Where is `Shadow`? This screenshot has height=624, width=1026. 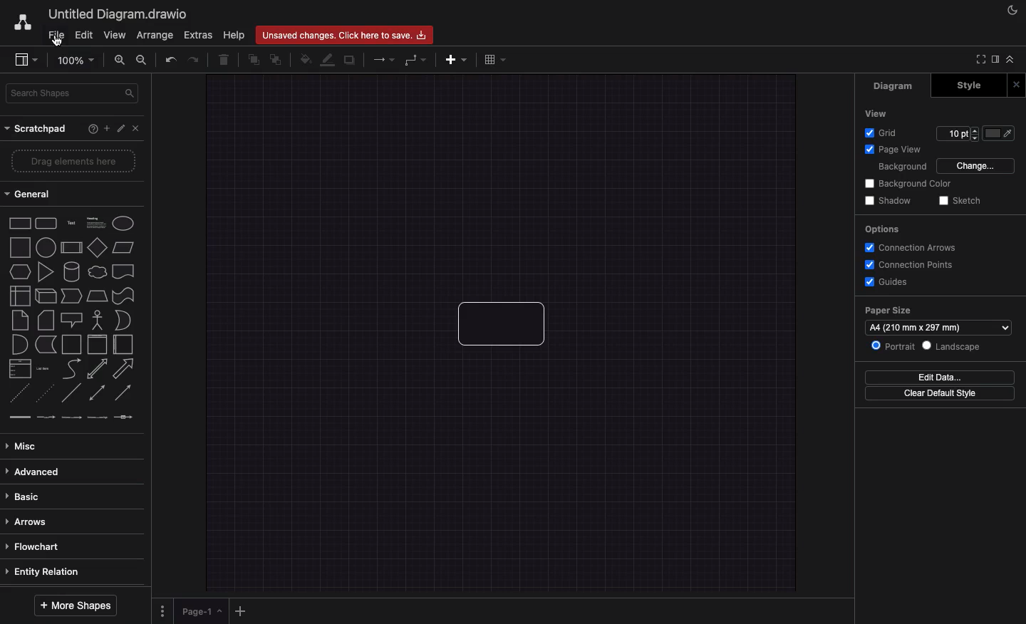 Shadow is located at coordinates (886, 202).